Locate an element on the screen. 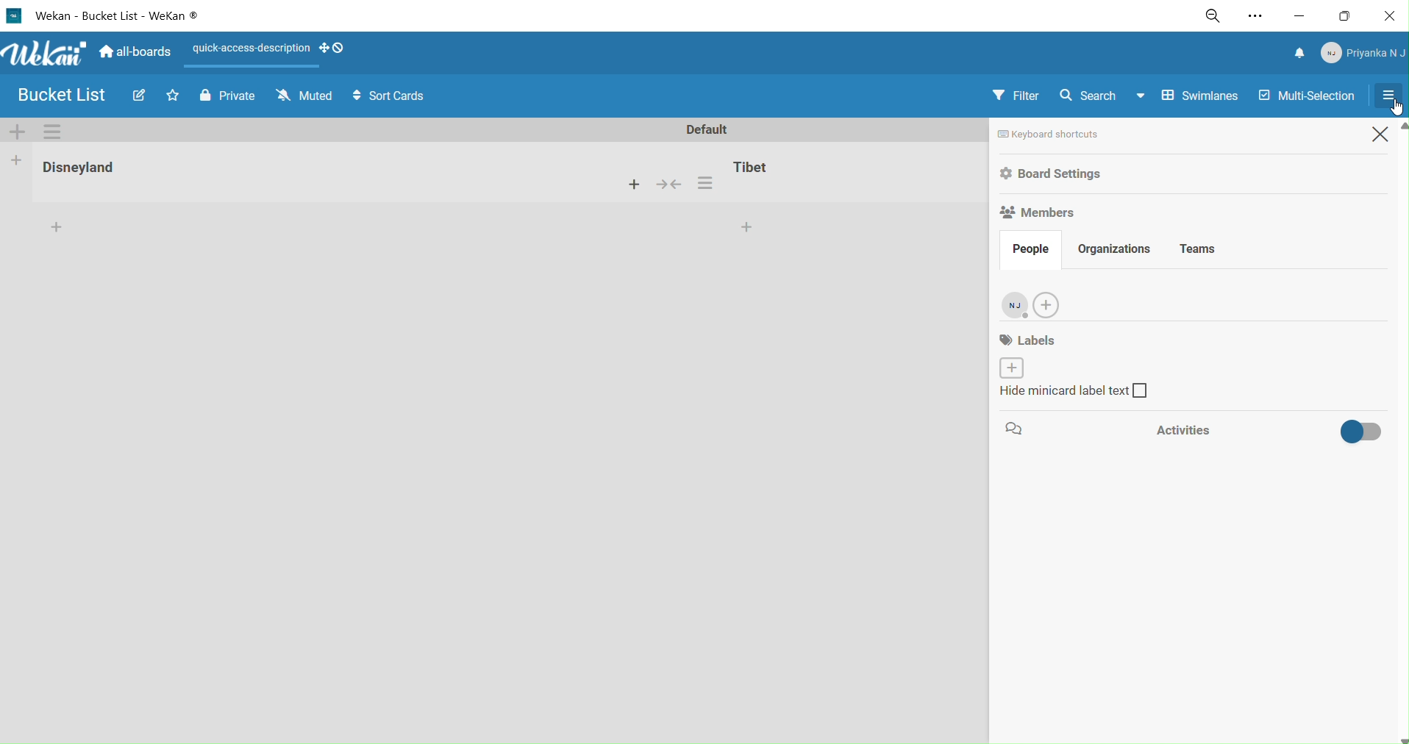  swimlanes is located at coordinates (1188, 98).